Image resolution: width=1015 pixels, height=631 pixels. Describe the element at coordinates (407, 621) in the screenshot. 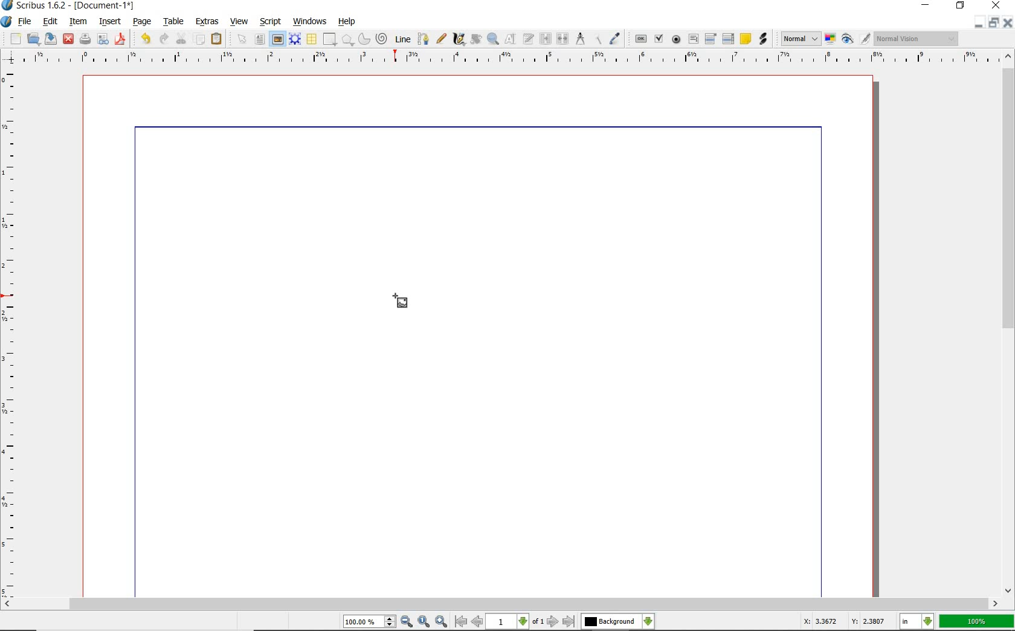

I see `Zoom Out` at that location.